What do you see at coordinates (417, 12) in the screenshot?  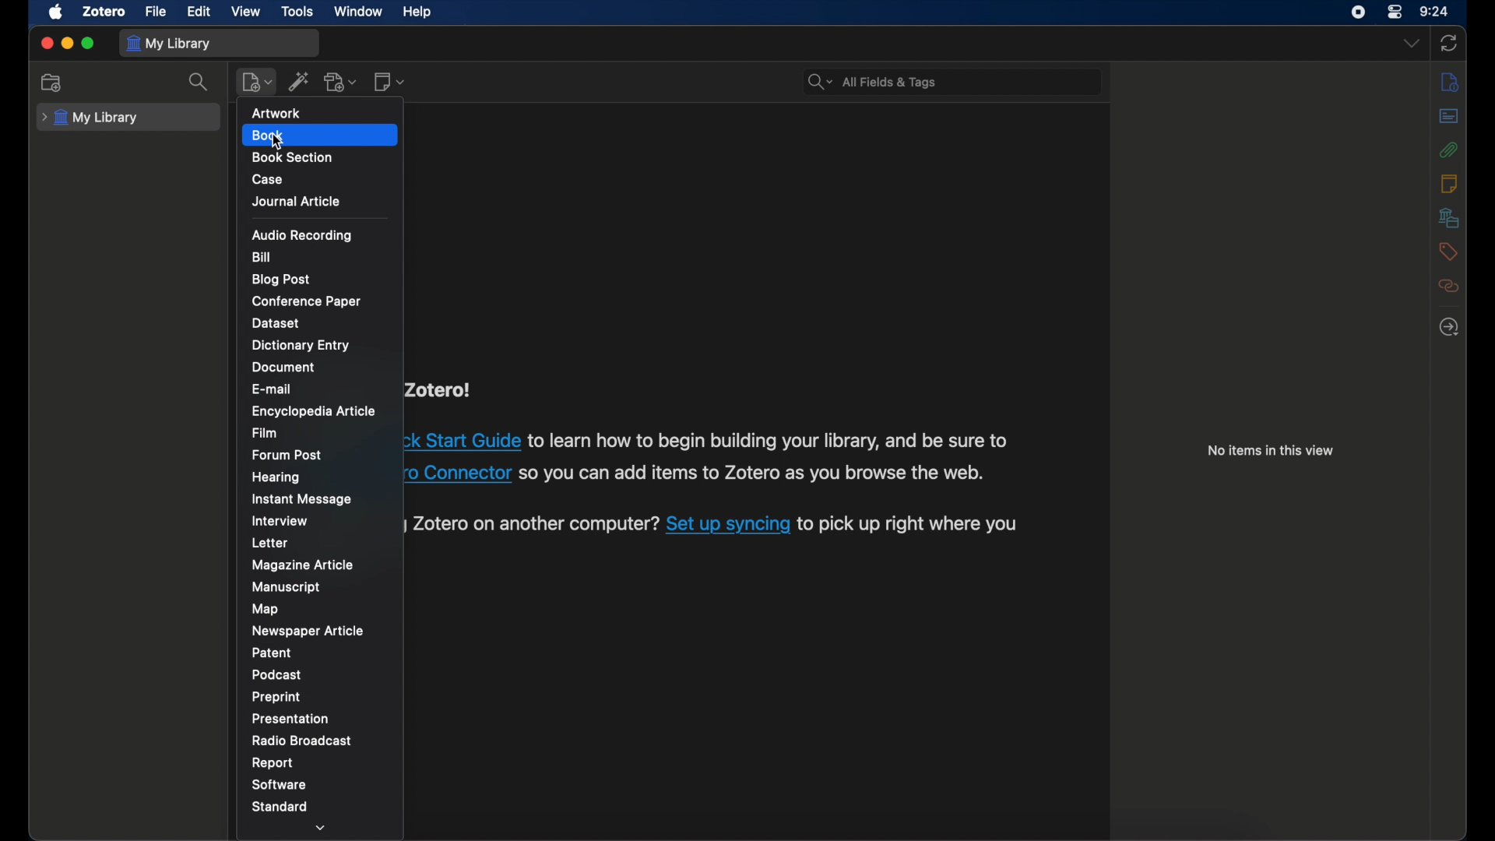 I see `help` at bounding box center [417, 12].